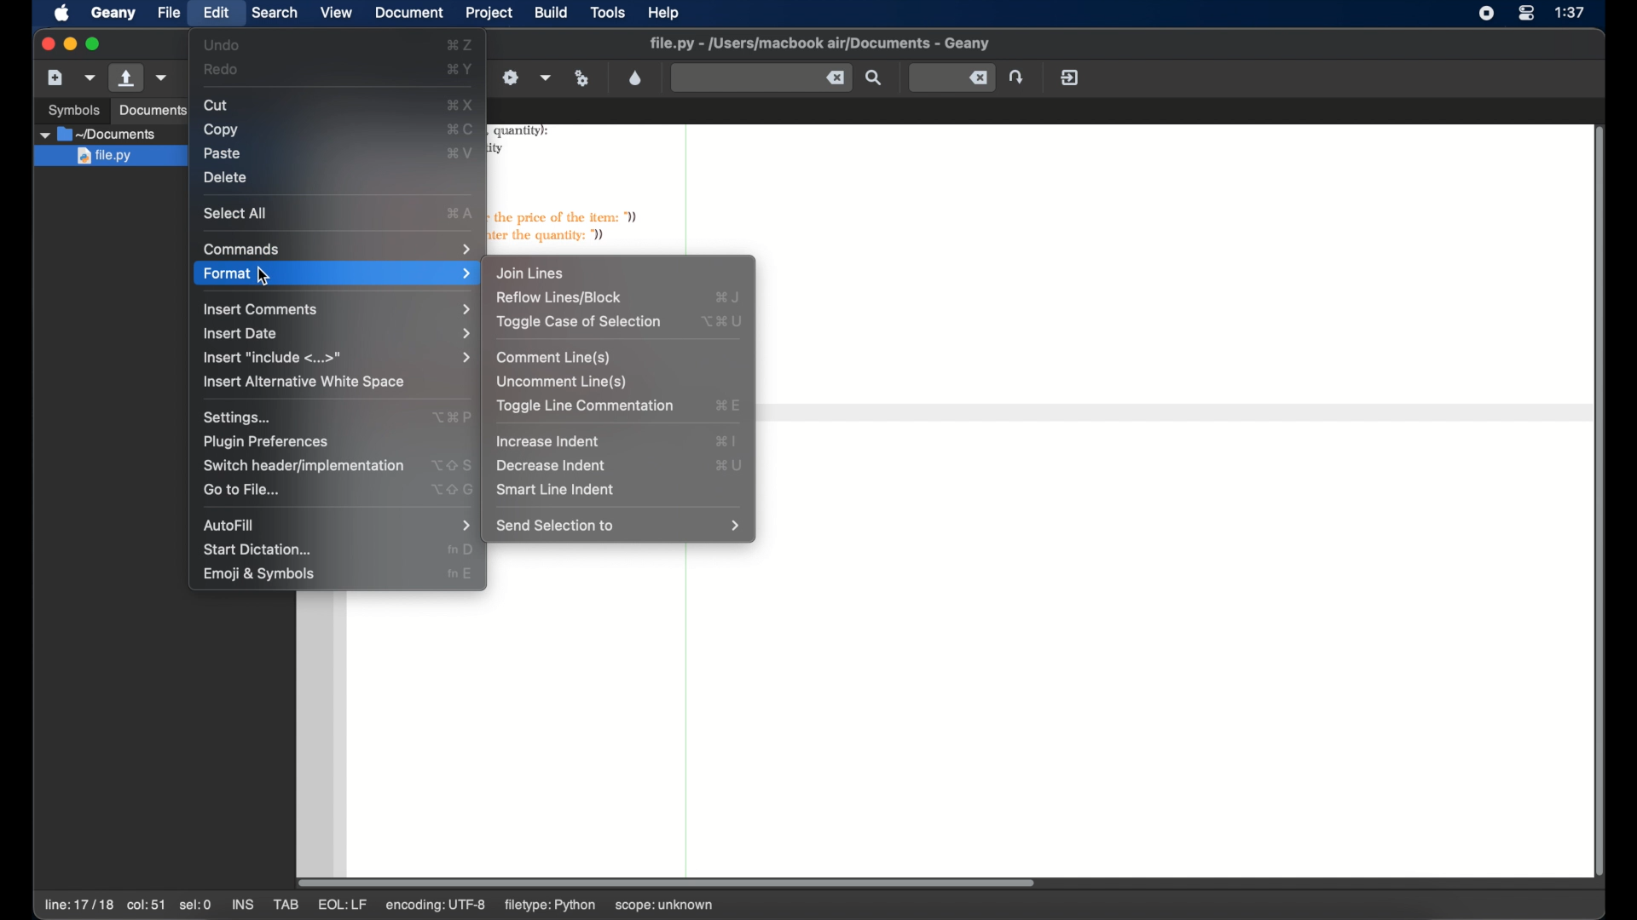 The width and height of the screenshot is (1637, 920). What do you see at coordinates (620, 526) in the screenshot?
I see `send selection to menu` at bounding box center [620, 526].